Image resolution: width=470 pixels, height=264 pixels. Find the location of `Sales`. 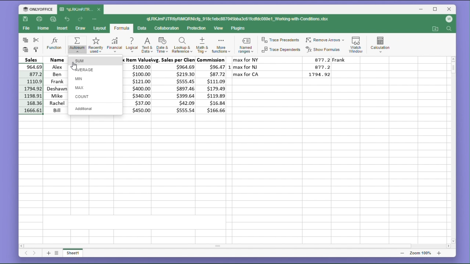

Sales is located at coordinates (31, 59).